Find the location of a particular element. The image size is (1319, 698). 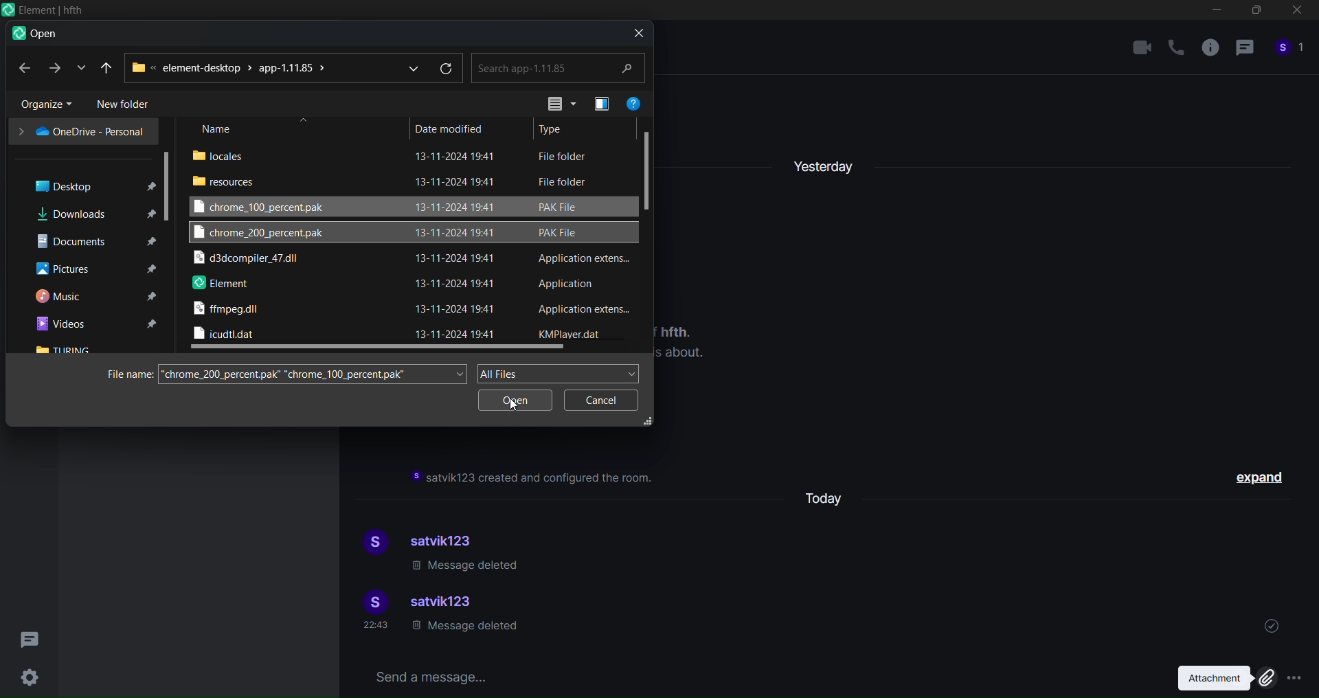

help is located at coordinates (634, 101).